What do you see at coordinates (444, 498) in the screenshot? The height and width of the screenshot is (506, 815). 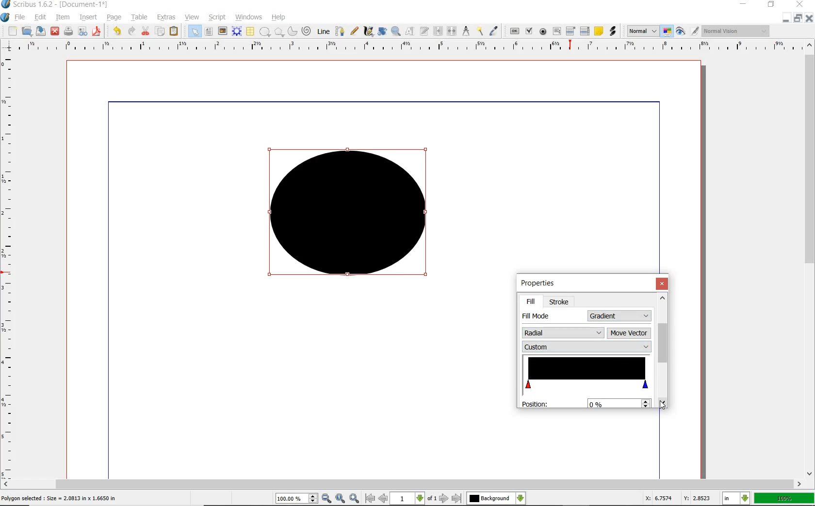 I see `next` at bounding box center [444, 498].